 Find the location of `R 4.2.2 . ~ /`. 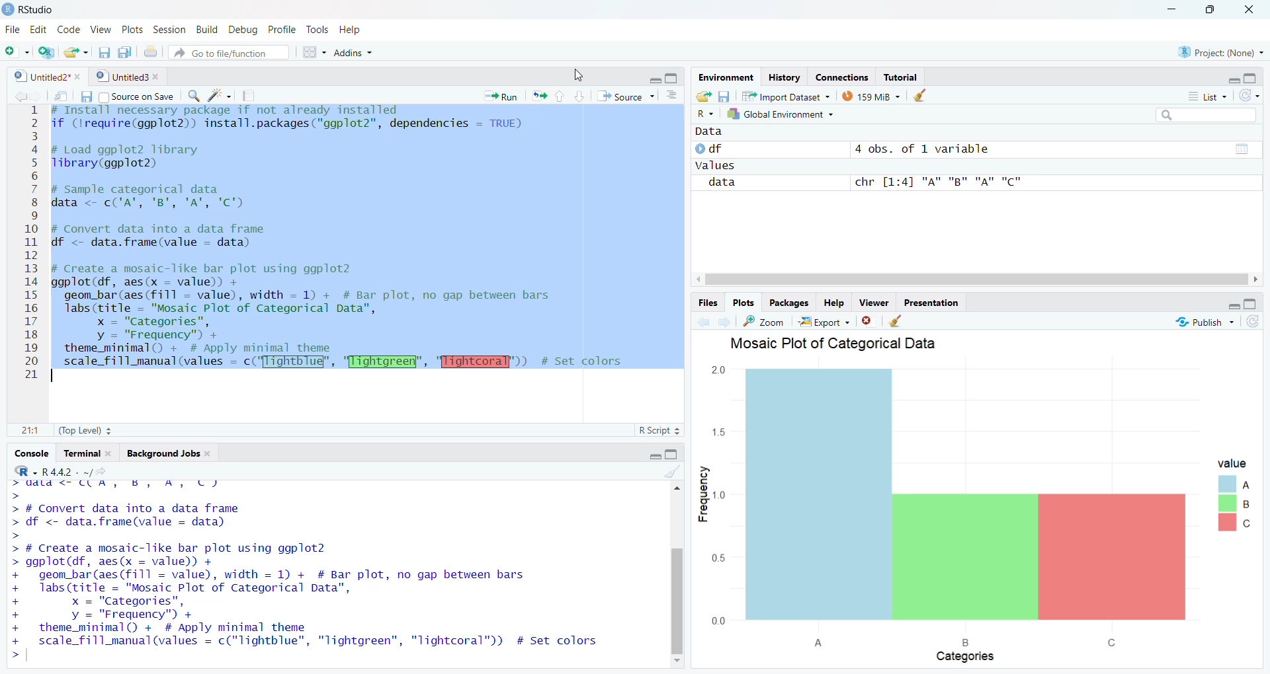

R 4.2.2 . ~ / is located at coordinates (65, 473).